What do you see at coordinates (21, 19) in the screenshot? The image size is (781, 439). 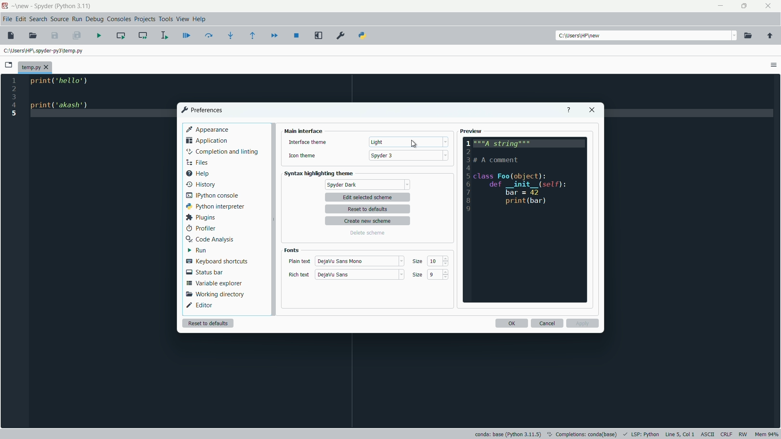 I see `edit menu` at bounding box center [21, 19].